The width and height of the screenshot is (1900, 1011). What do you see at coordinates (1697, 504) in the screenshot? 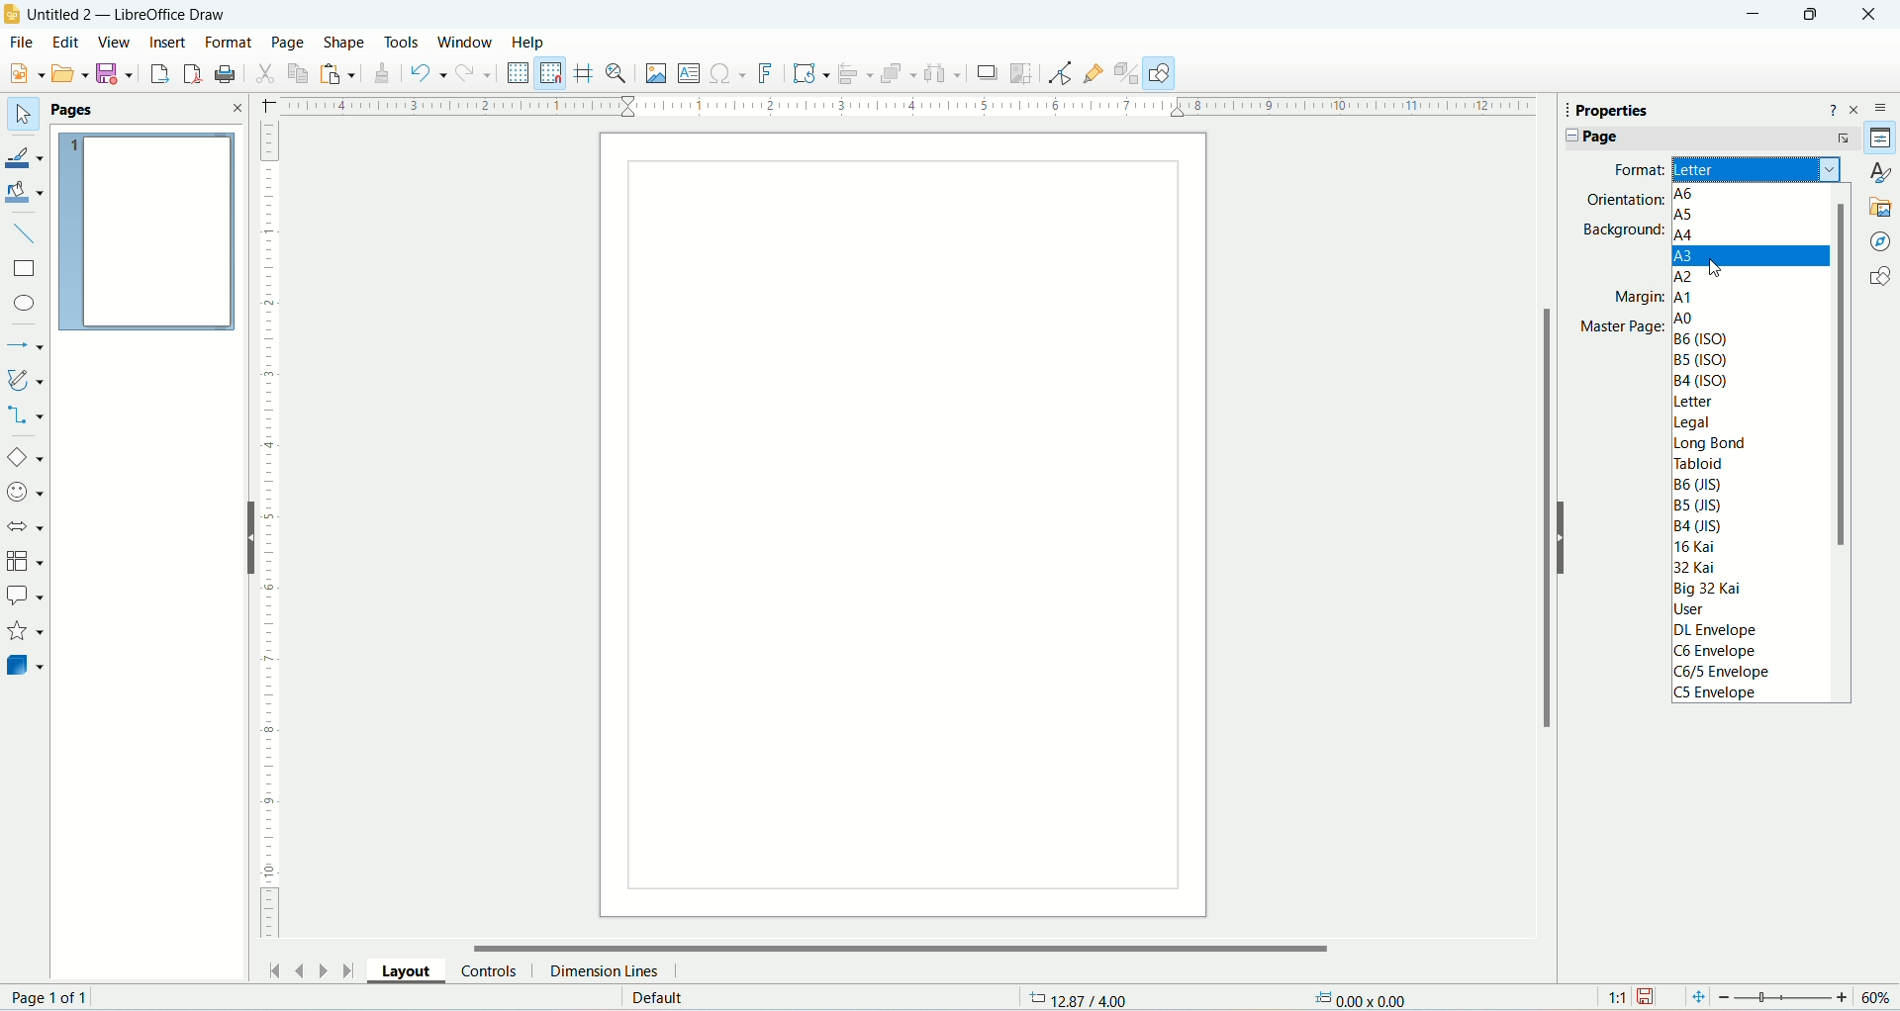
I see `b5` at bounding box center [1697, 504].